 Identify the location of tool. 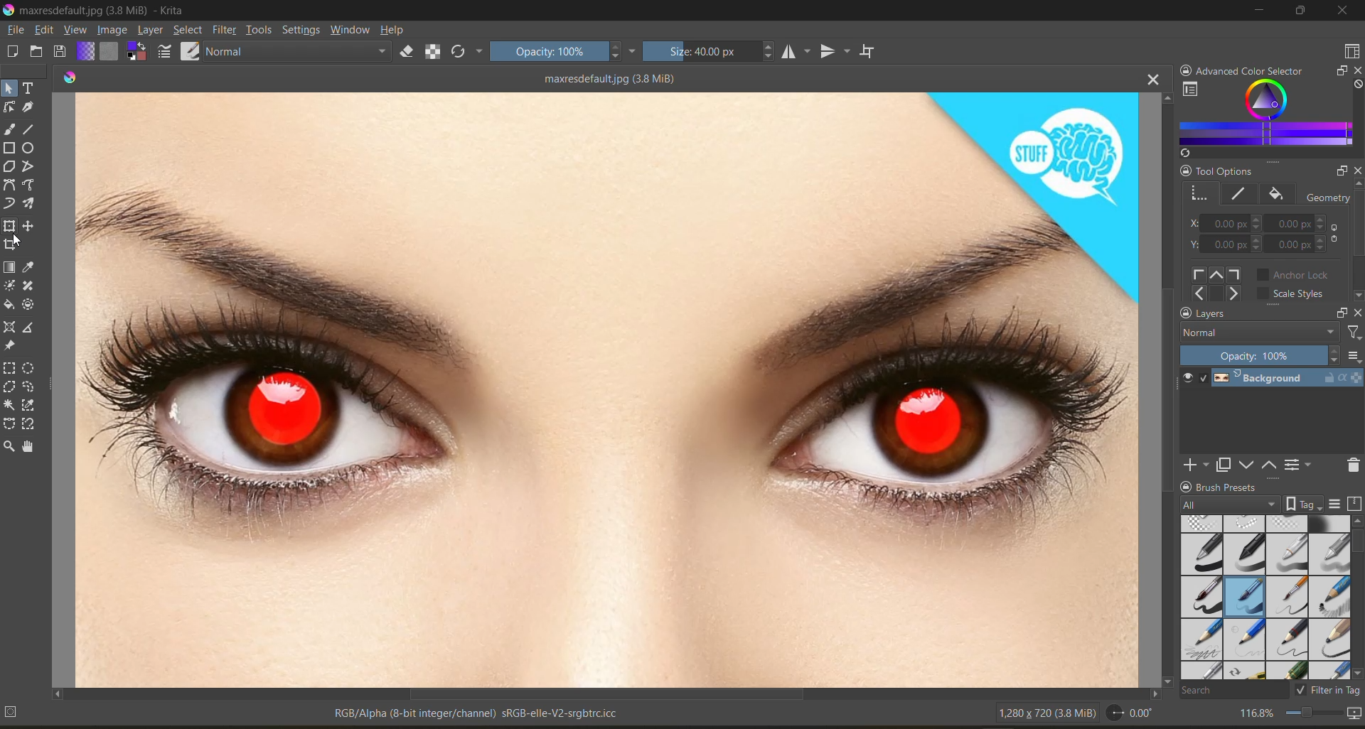
(11, 244).